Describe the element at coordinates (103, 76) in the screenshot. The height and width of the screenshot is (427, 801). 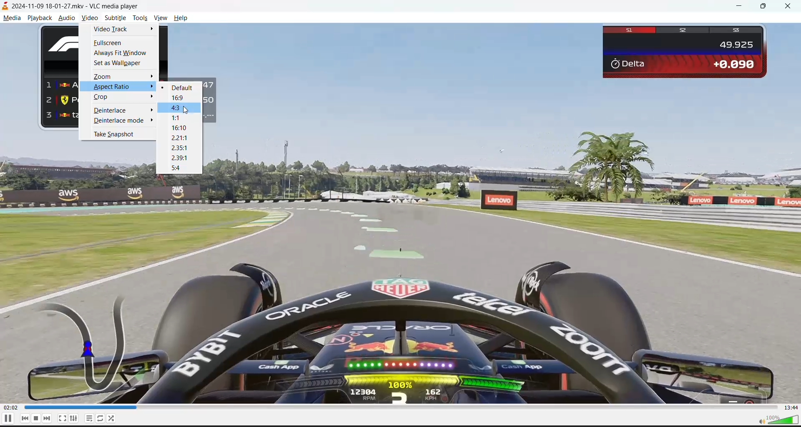
I see `zoom` at that location.